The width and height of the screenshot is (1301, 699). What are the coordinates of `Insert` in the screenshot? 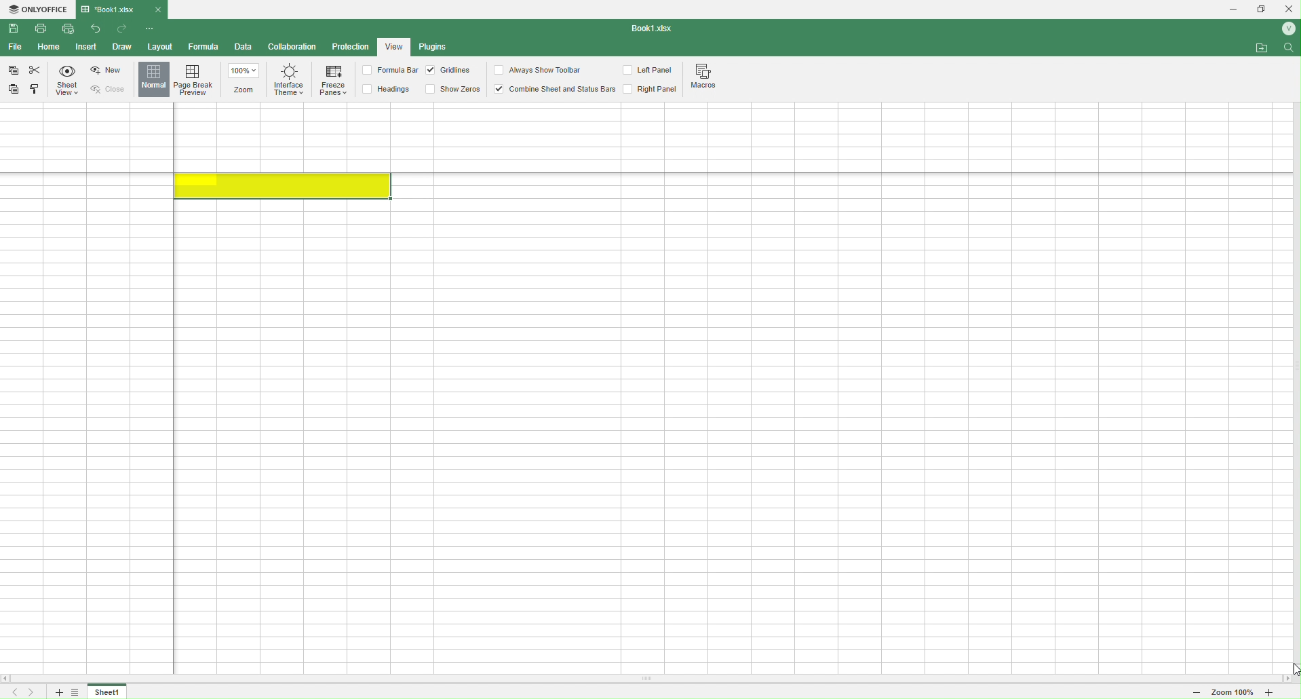 It's located at (85, 48).